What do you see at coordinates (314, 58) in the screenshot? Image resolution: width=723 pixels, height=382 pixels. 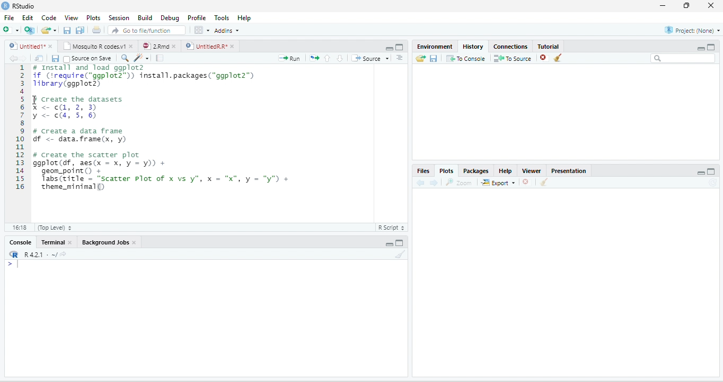 I see `Re-run the previous code region` at bounding box center [314, 58].